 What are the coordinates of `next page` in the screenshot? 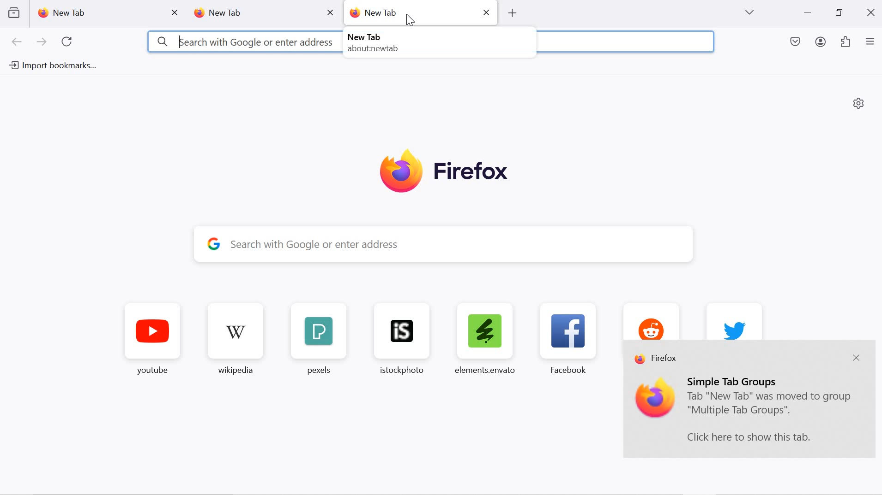 It's located at (42, 42).